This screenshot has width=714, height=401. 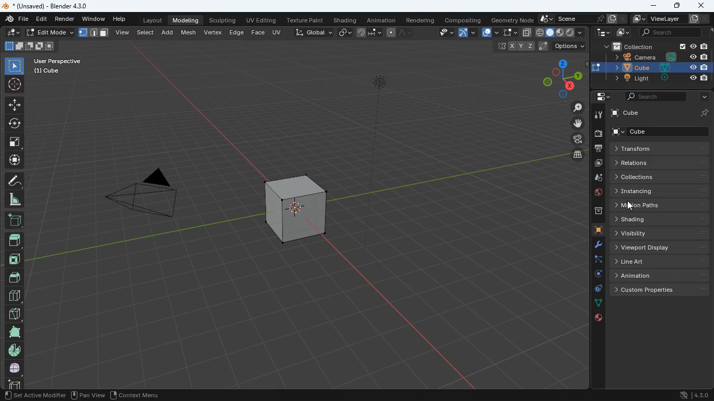 What do you see at coordinates (575, 140) in the screenshot?
I see `film` at bounding box center [575, 140].